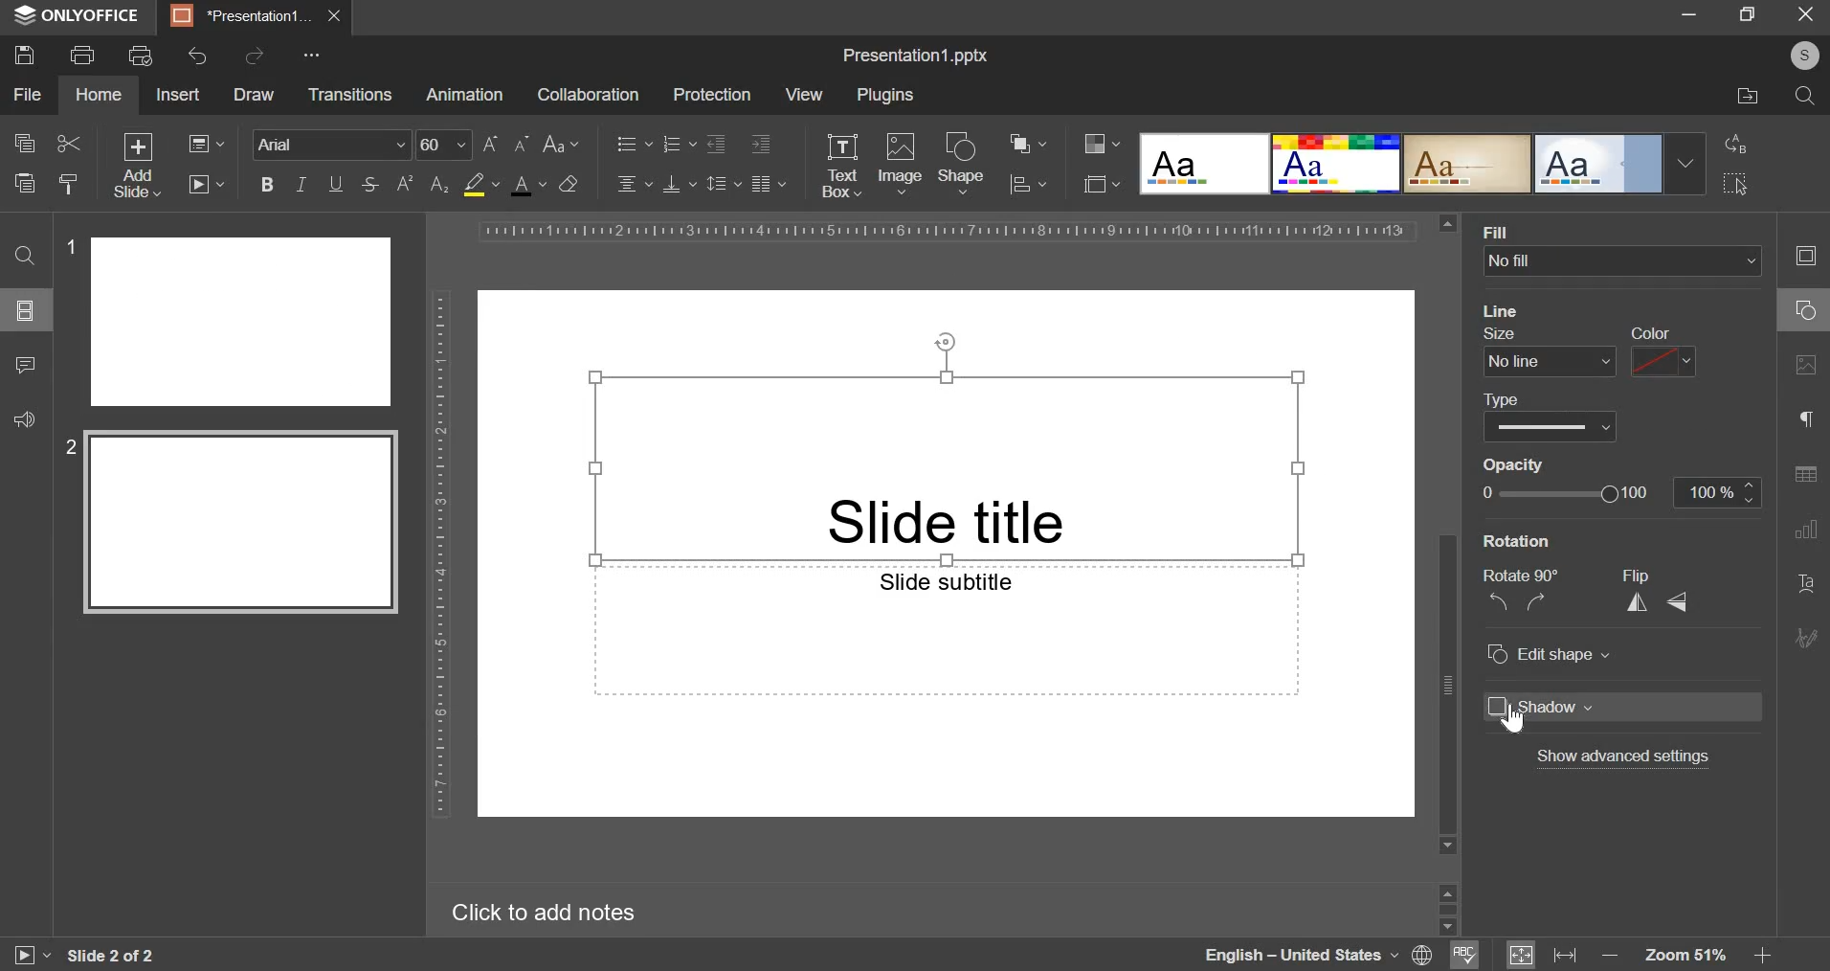 This screenshot has width=1830, height=971. What do you see at coordinates (1810, 584) in the screenshot?
I see `text art settings` at bounding box center [1810, 584].